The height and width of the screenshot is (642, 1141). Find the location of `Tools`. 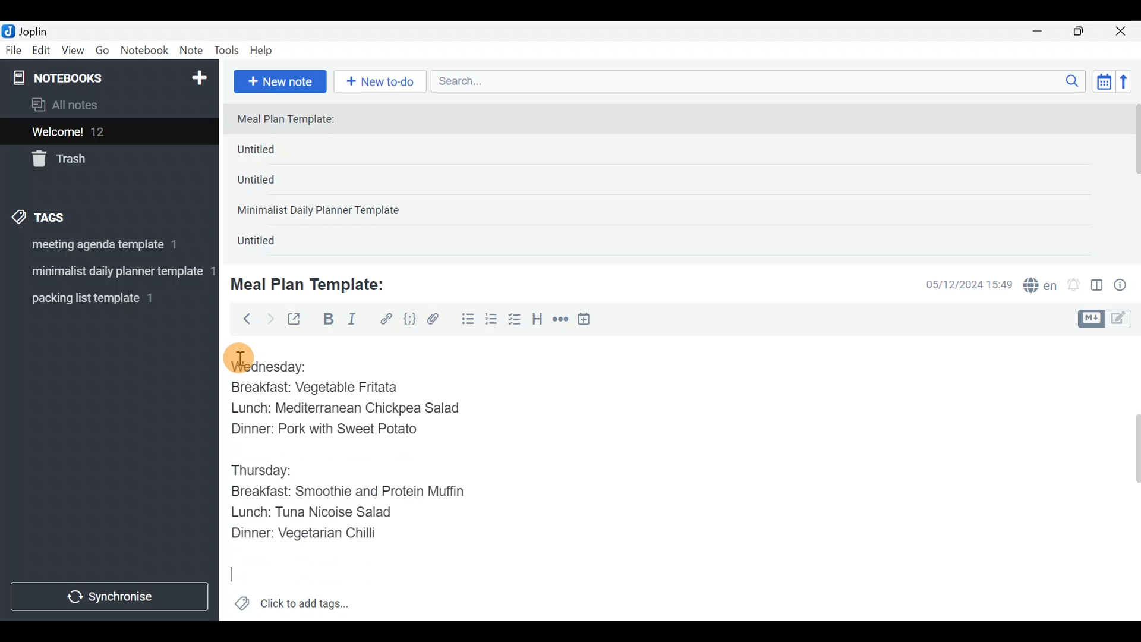

Tools is located at coordinates (227, 51).